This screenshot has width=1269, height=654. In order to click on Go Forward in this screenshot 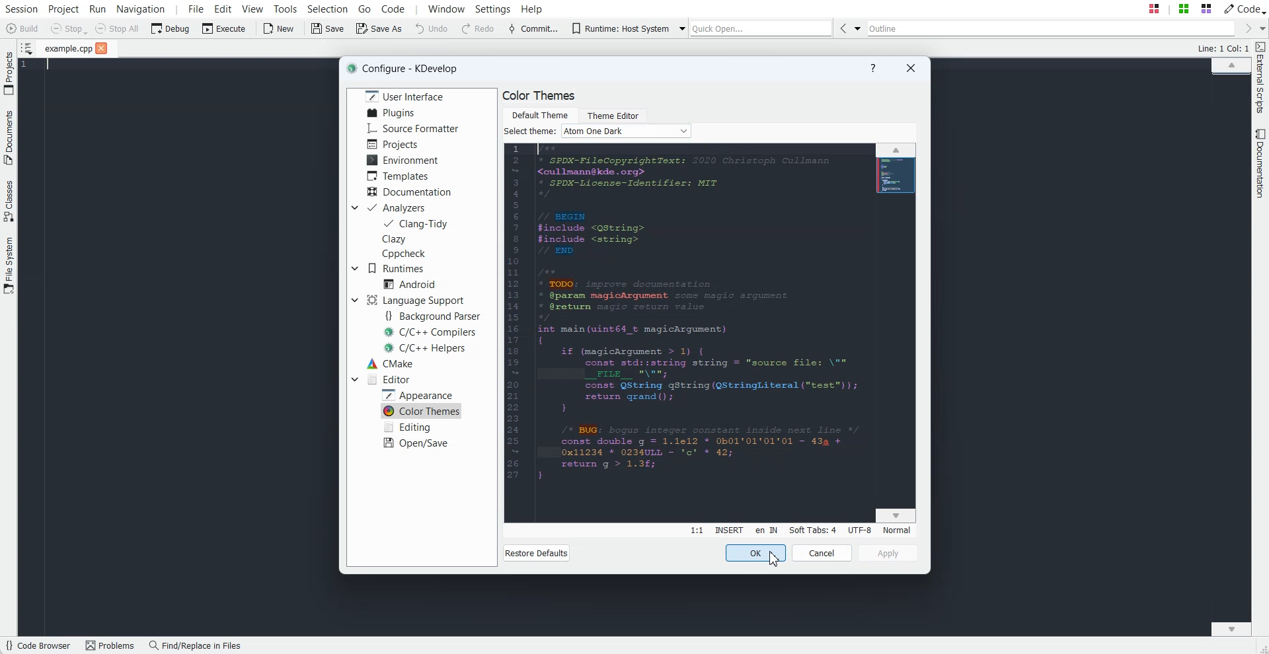, I will do `click(1245, 29)`.